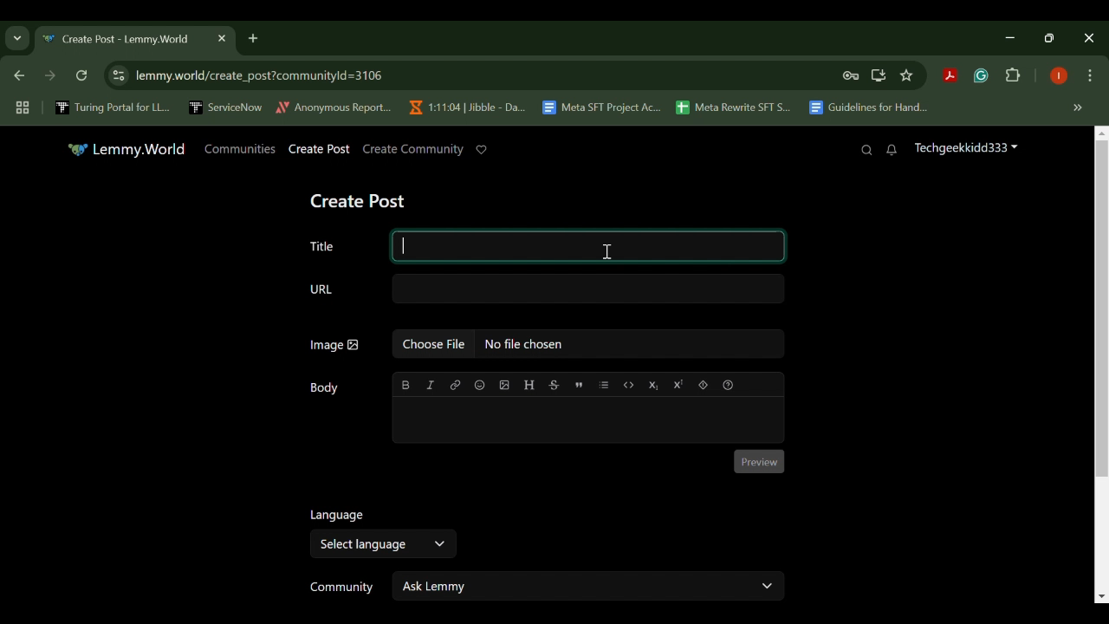 The height and width of the screenshot is (624, 1109). I want to click on Notifications, so click(892, 151).